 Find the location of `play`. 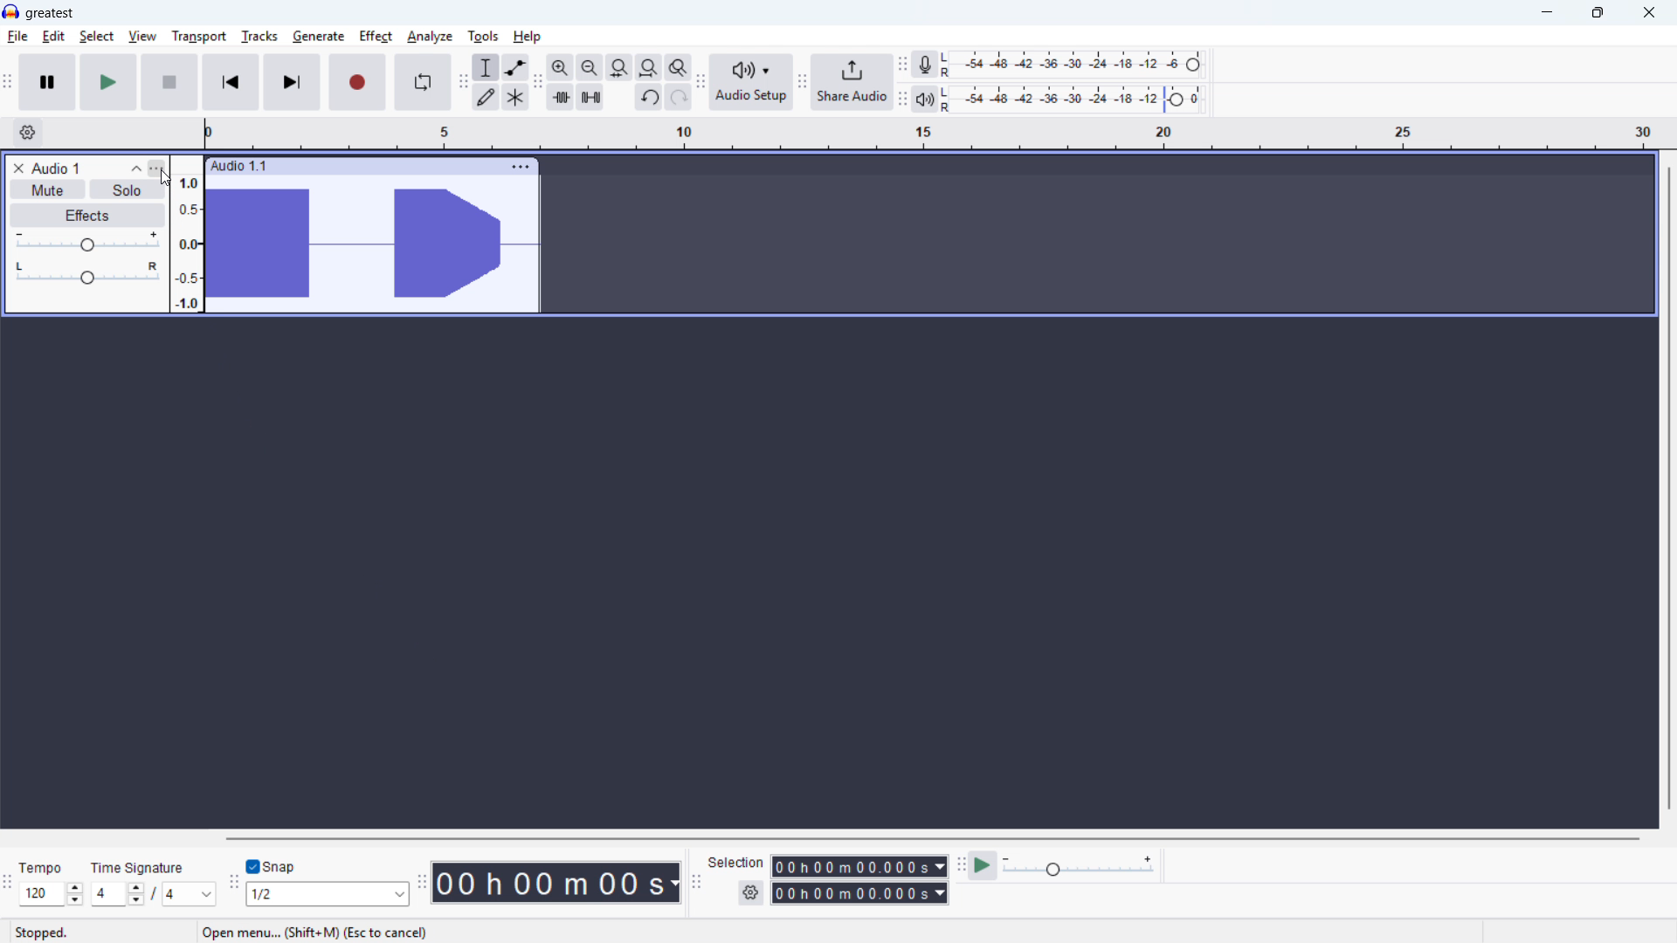

play is located at coordinates (108, 82).